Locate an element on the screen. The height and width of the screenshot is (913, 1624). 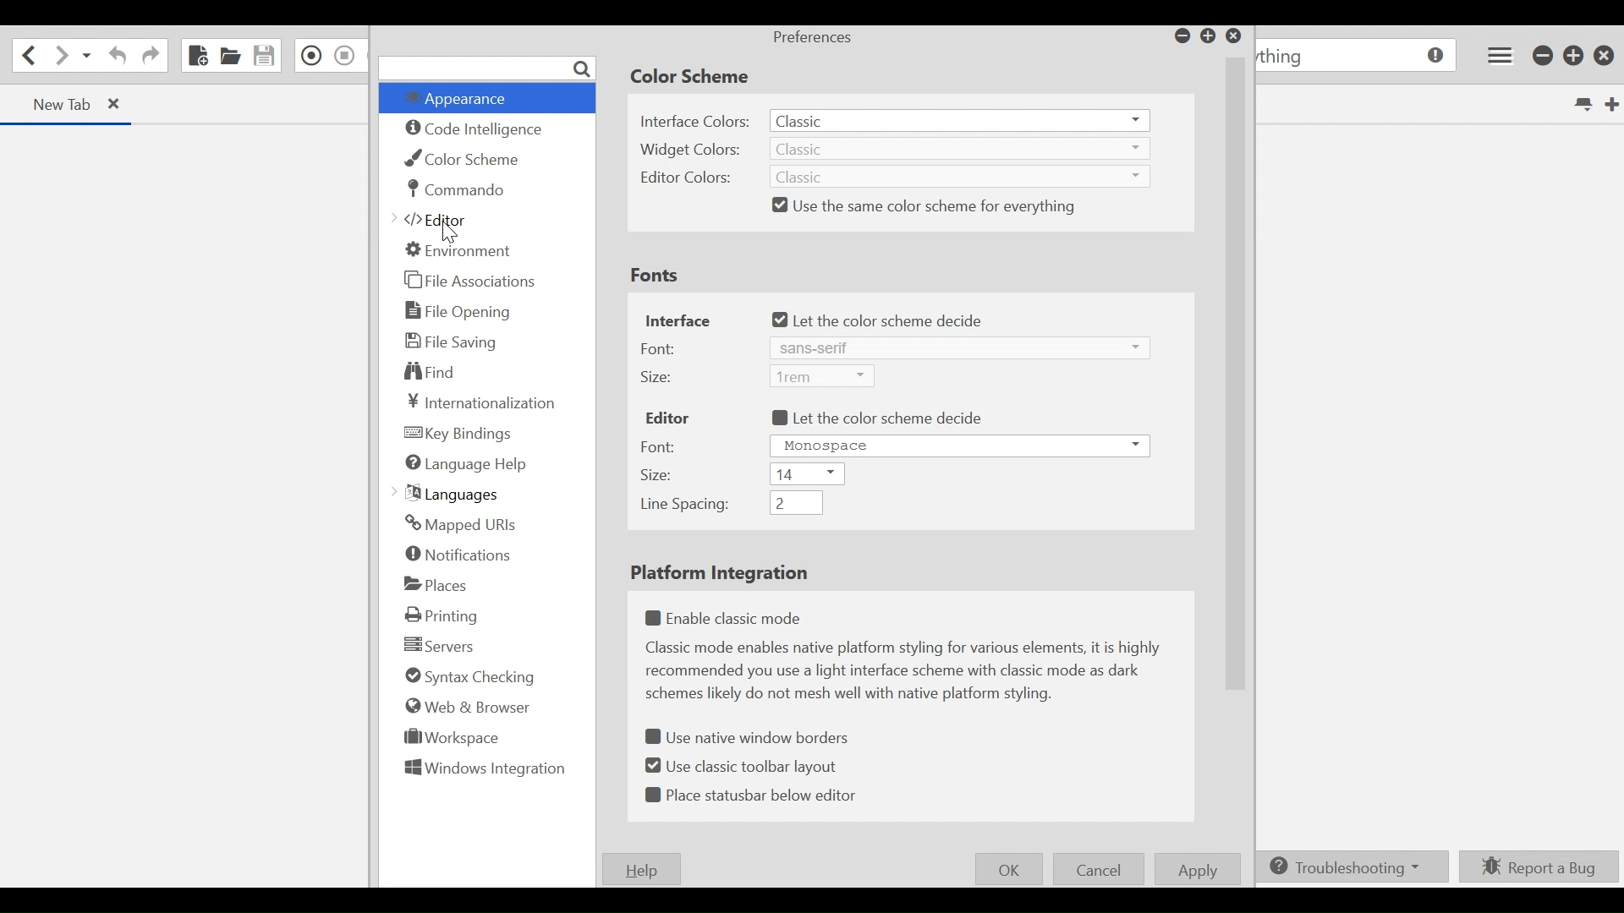
Language Help is located at coordinates (466, 463).